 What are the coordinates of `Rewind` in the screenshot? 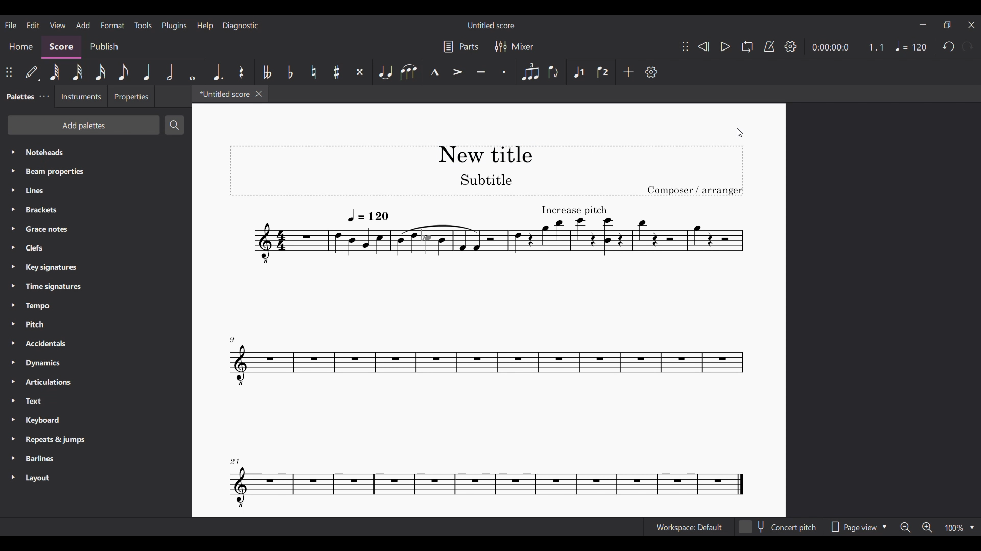 It's located at (703, 46).